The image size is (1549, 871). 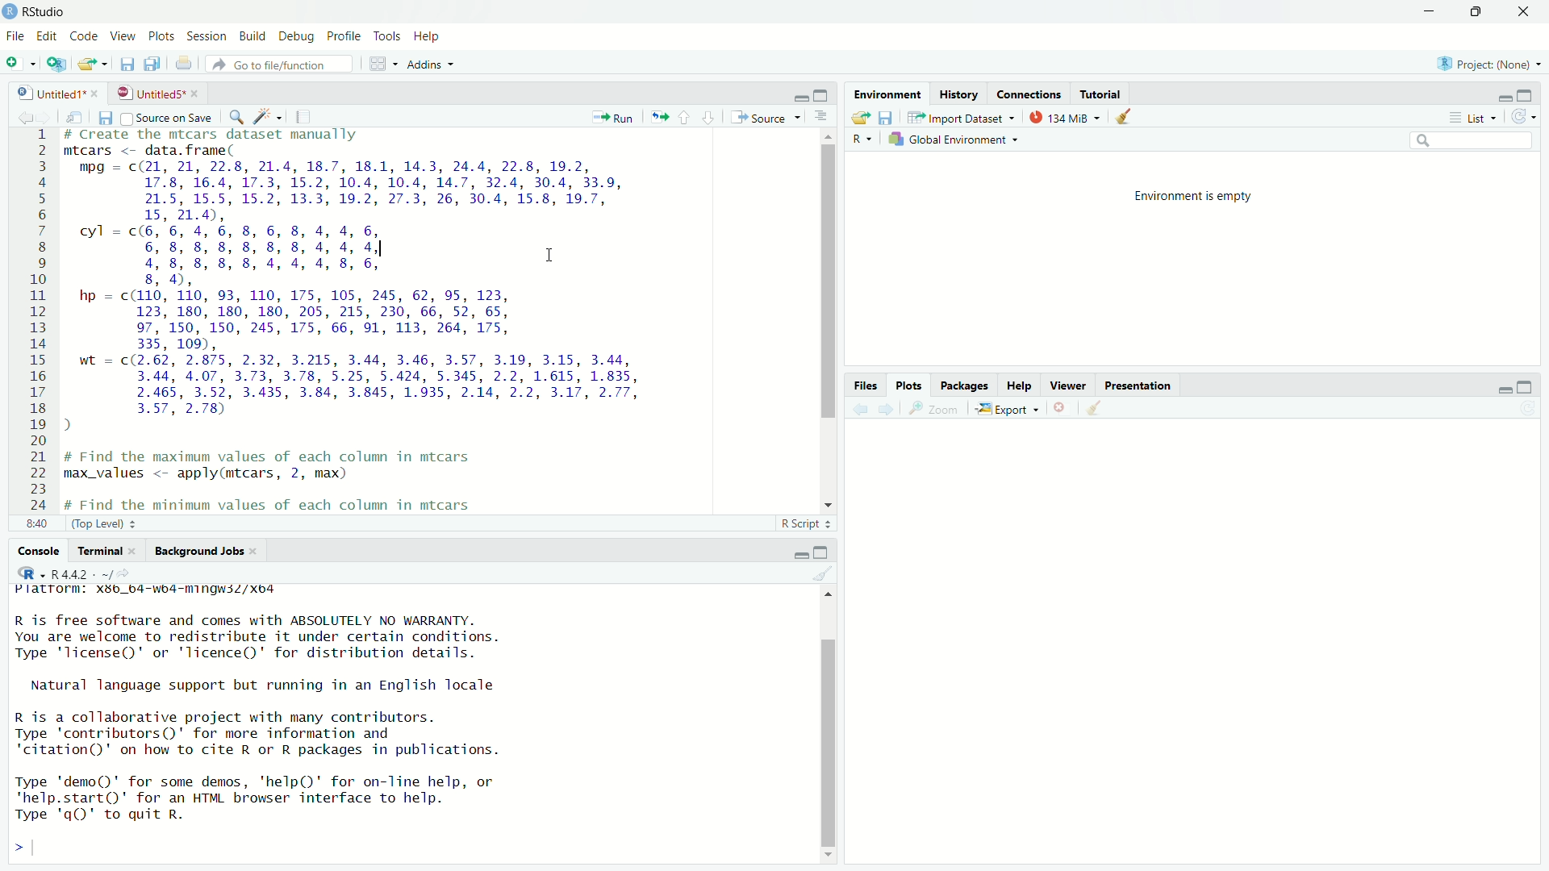 What do you see at coordinates (155, 93) in the screenshot?
I see `| Untitled5* *` at bounding box center [155, 93].